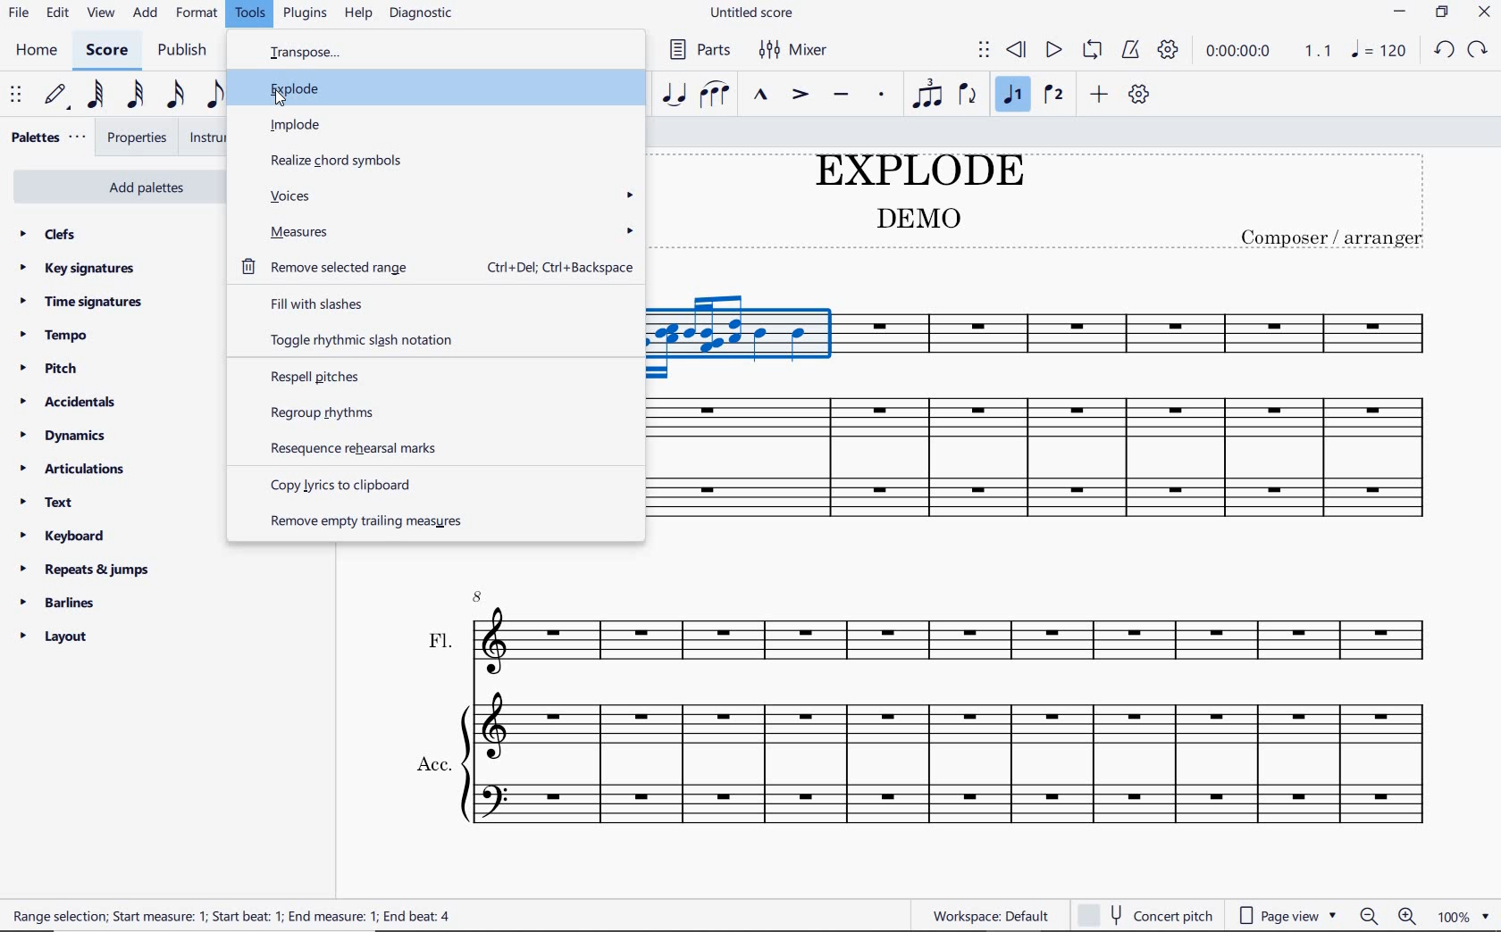 This screenshot has height=932, width=1501. I want to click on text, so click(49, 503).